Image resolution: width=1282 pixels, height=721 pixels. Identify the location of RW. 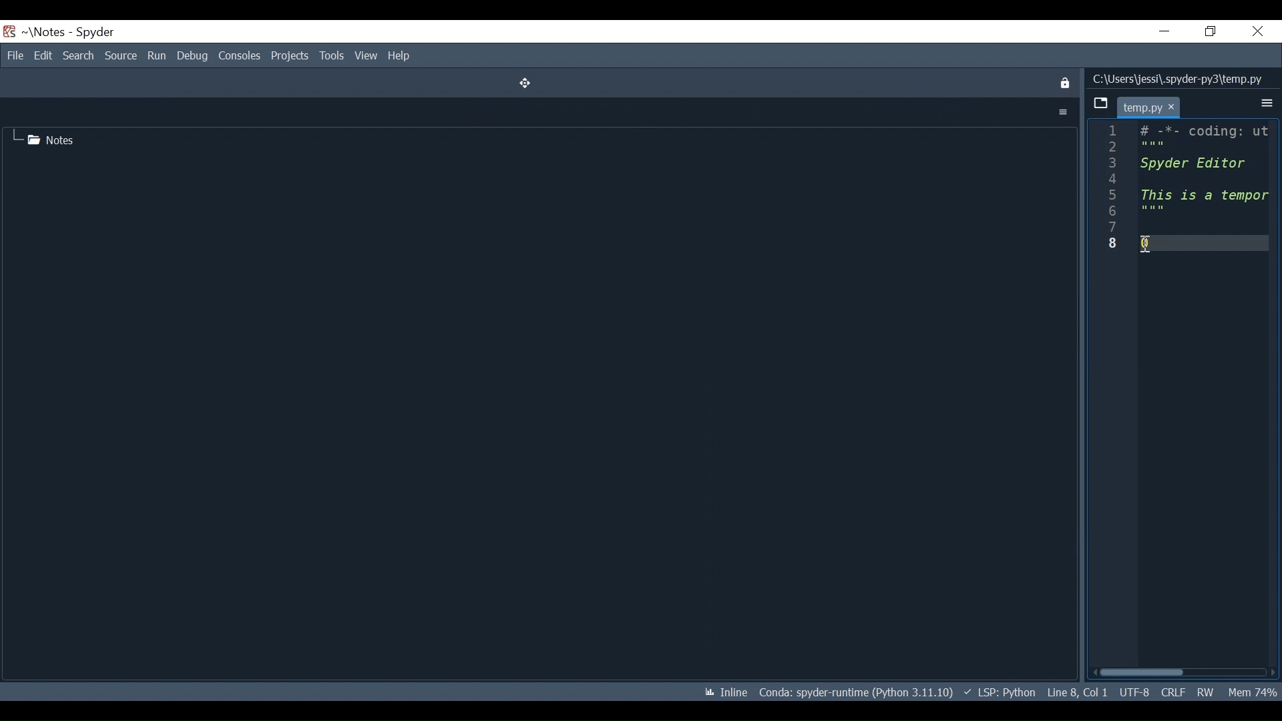
(1205, 690).